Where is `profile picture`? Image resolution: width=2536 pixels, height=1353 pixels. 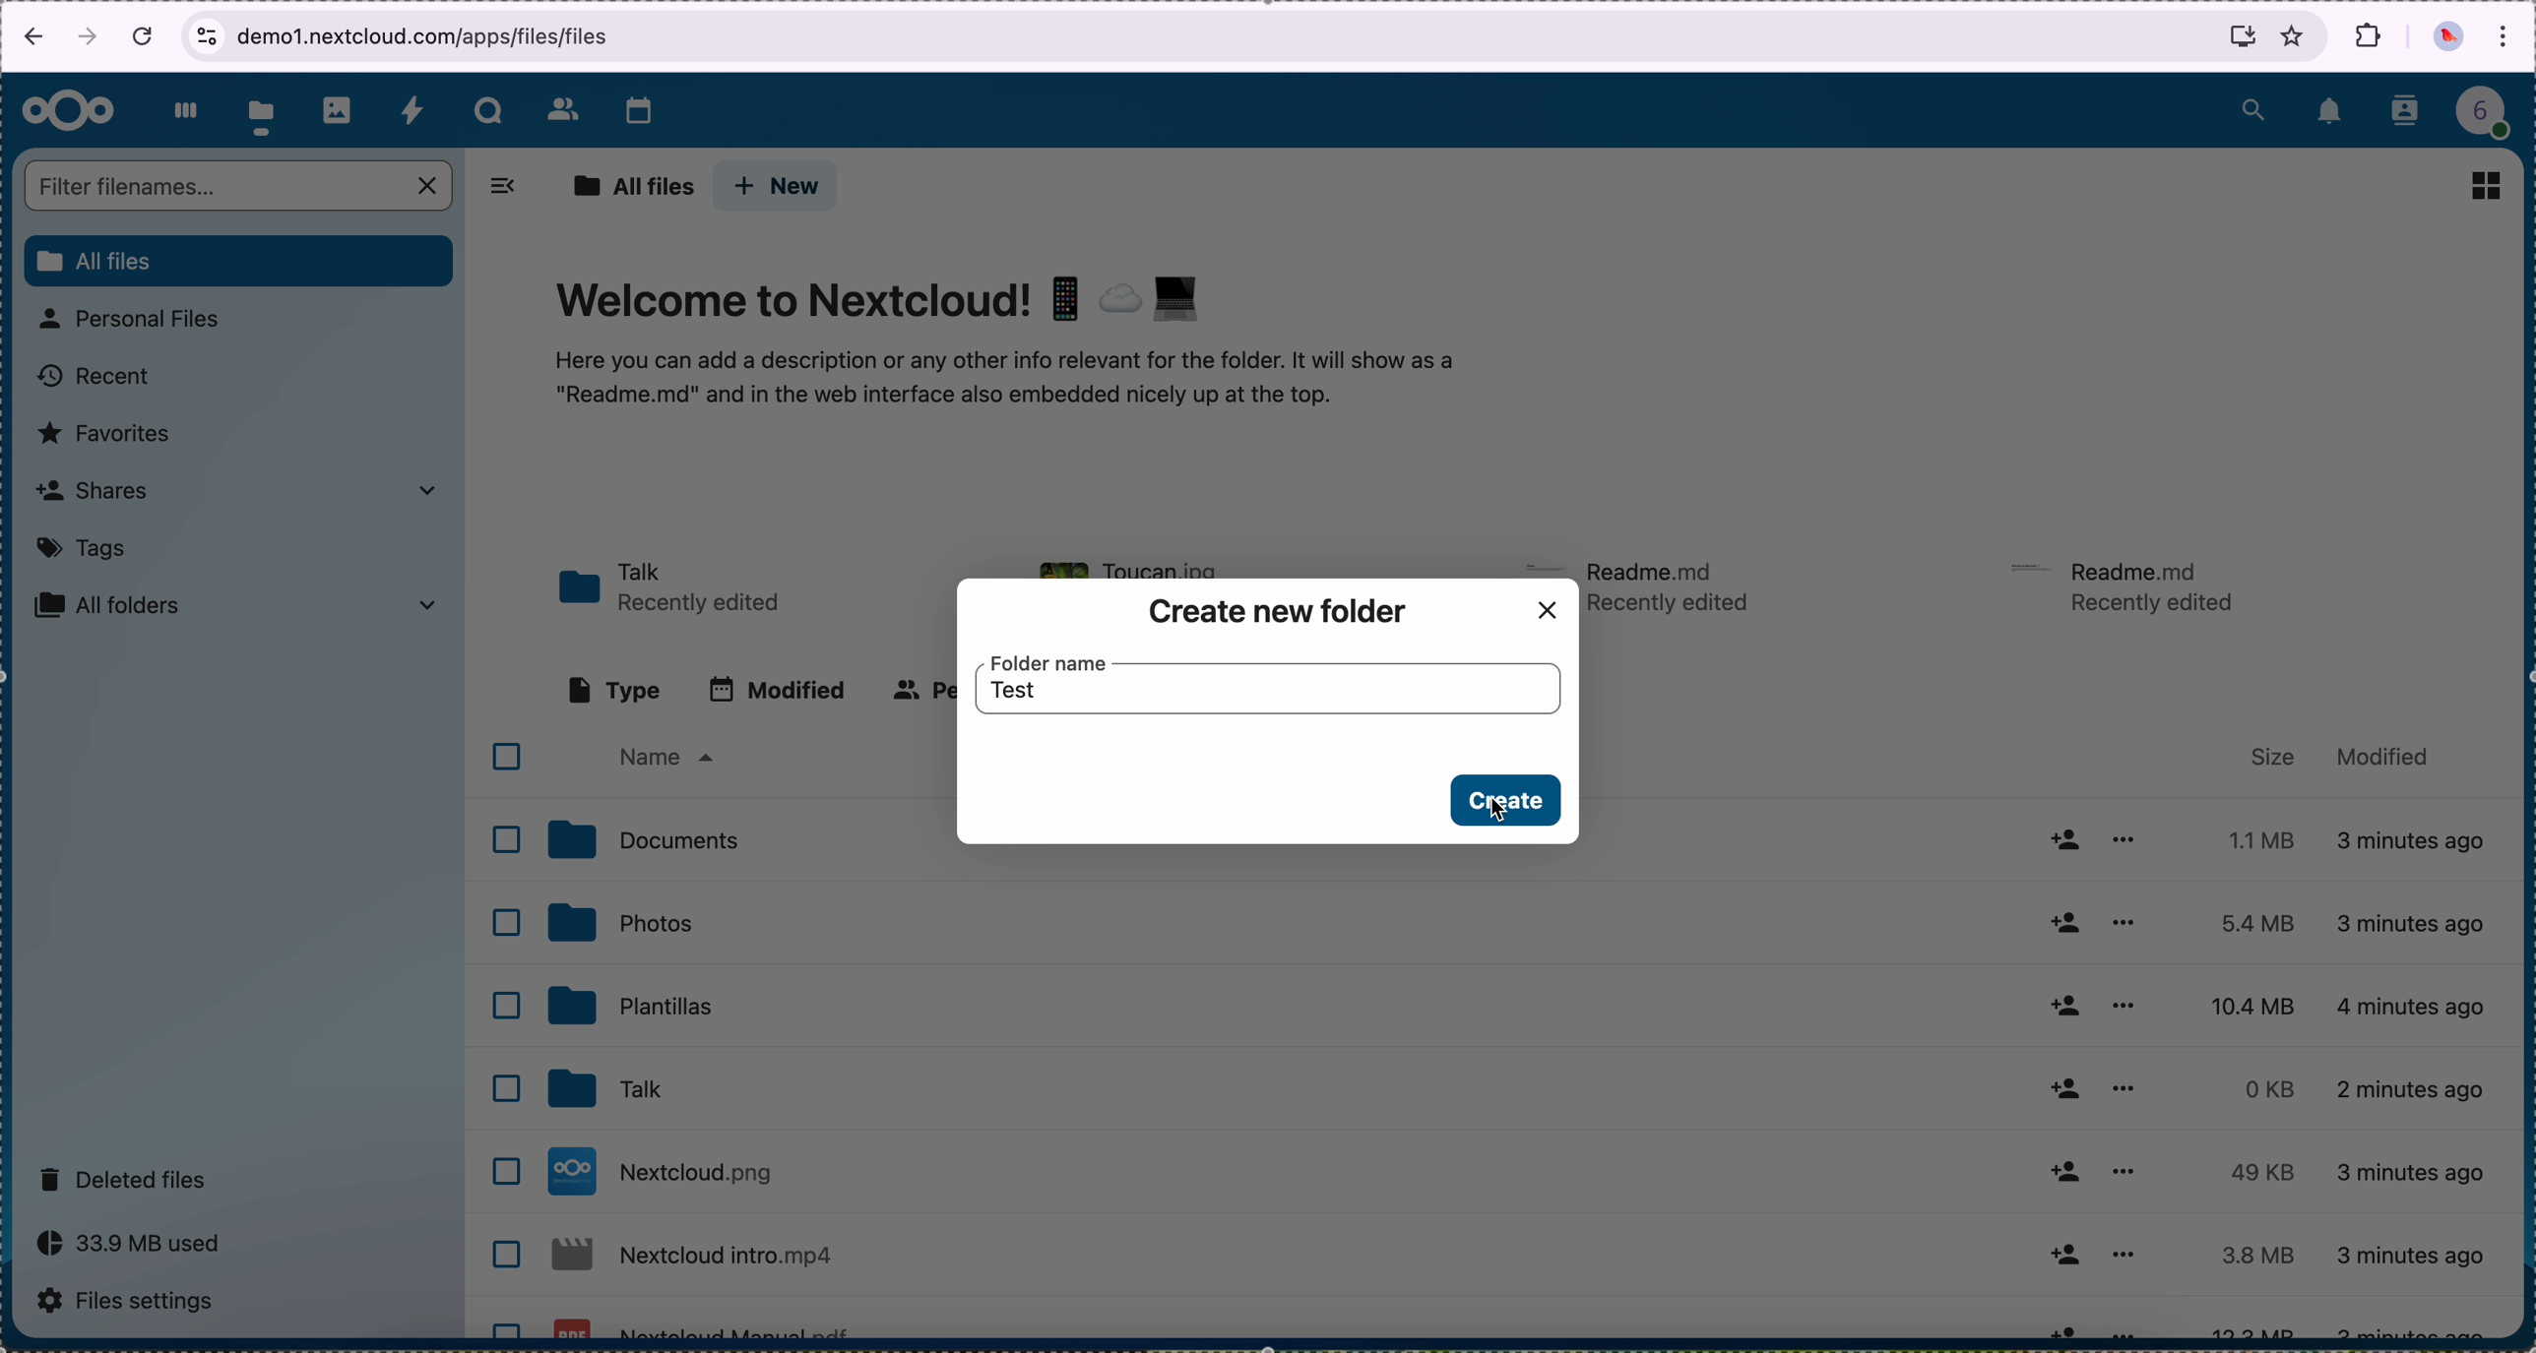 profile picture is located at coordinates (2448, 39).